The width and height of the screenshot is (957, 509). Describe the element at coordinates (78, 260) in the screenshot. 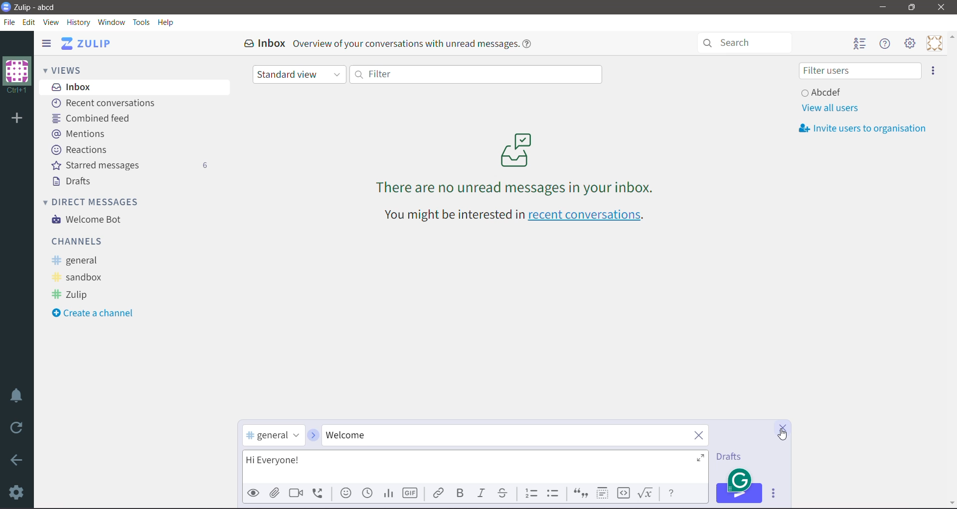

I see `general` at that location.